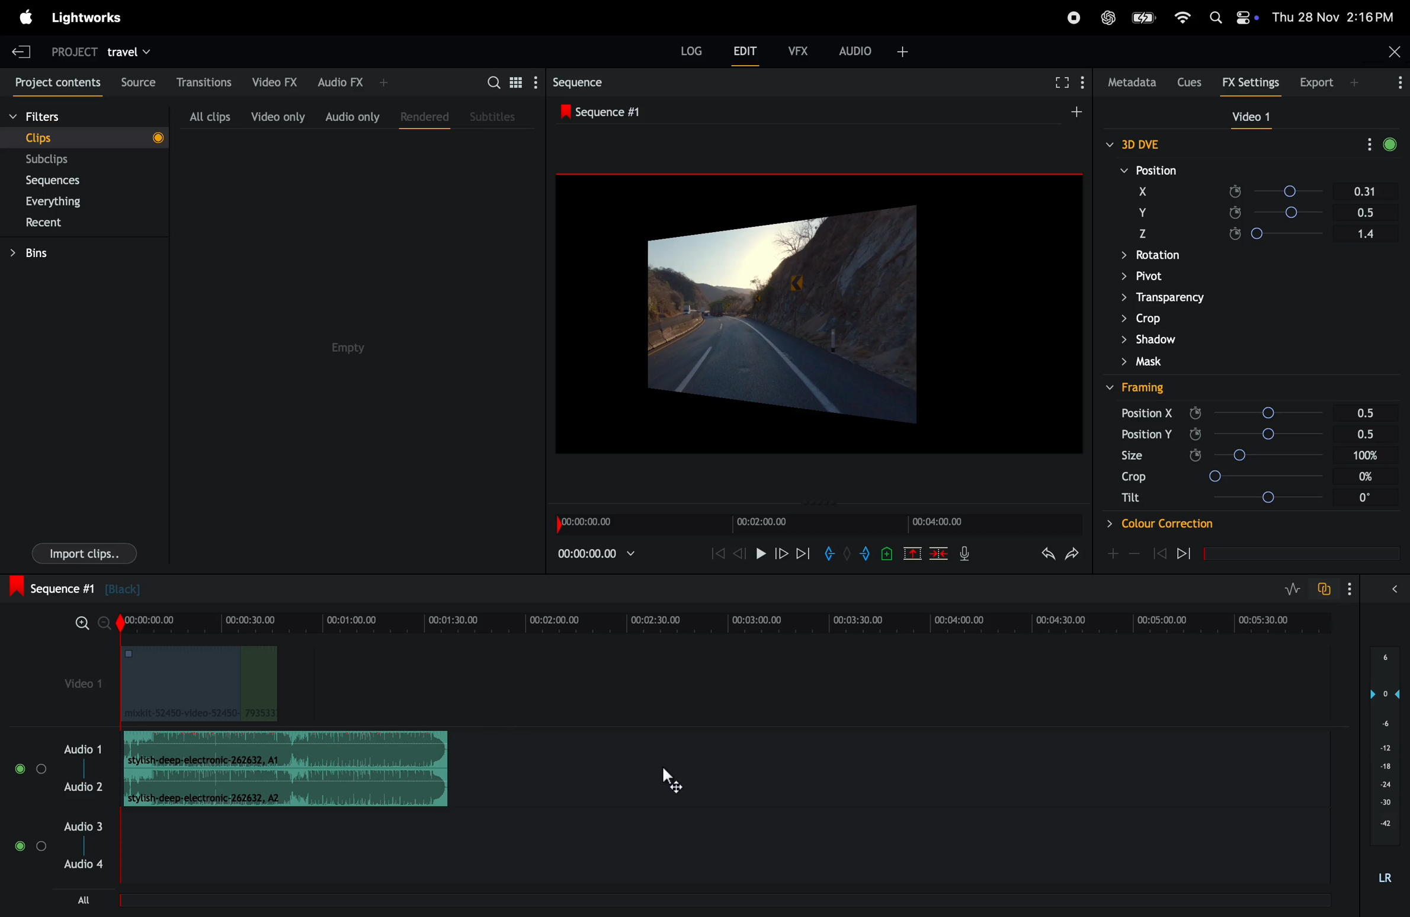 Image resolution: width=1410 pixels, height=917 pixels. I want to click on angle, so click(1292, 233).